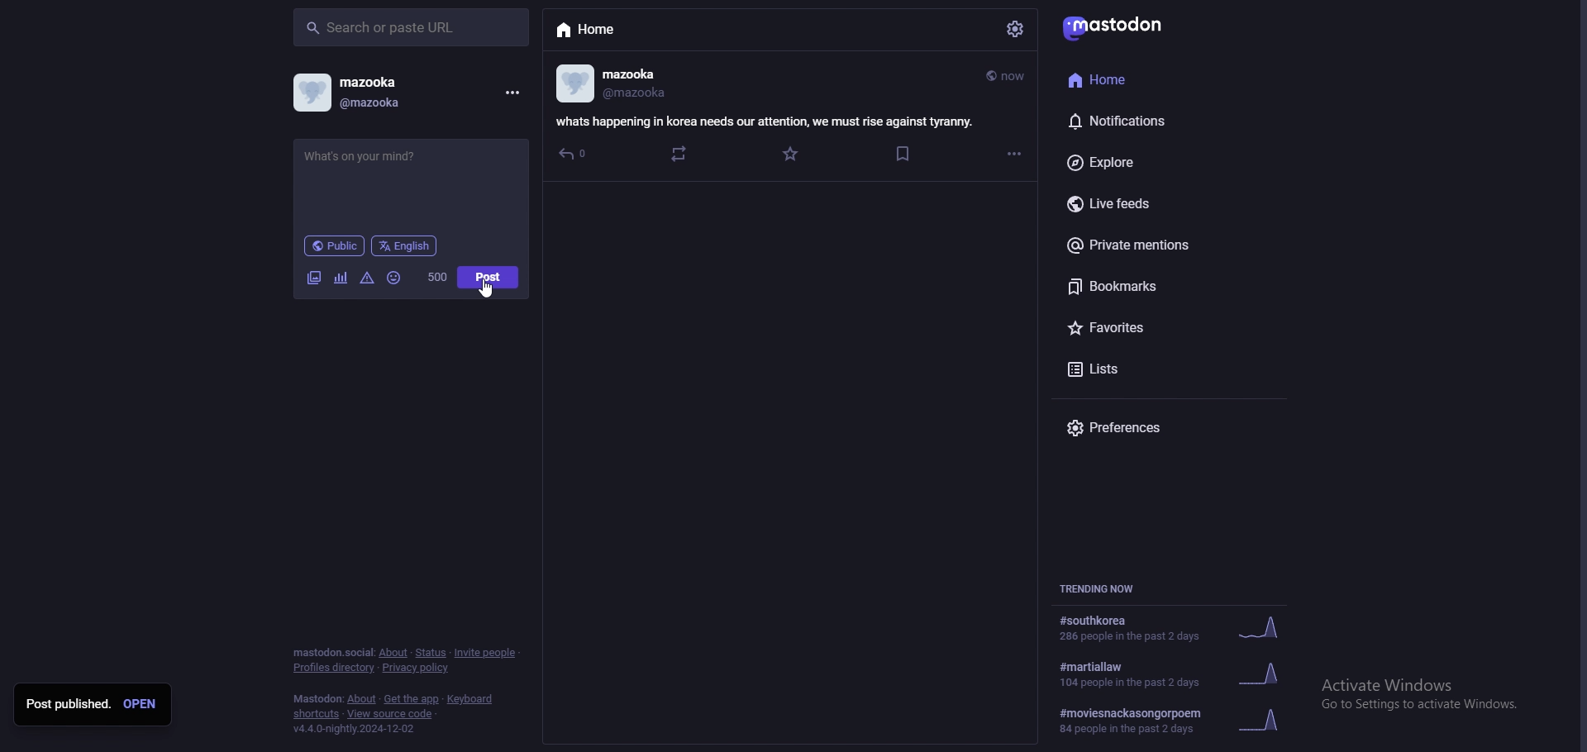  What do you see at coordinates (488, 277) in the screenshot?
I see `post` at bounding box center [488, 277].